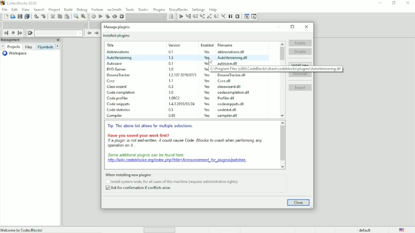 This screenshot has width=415, height=233. I want to click on Cccc.dll, so click(225, 81).